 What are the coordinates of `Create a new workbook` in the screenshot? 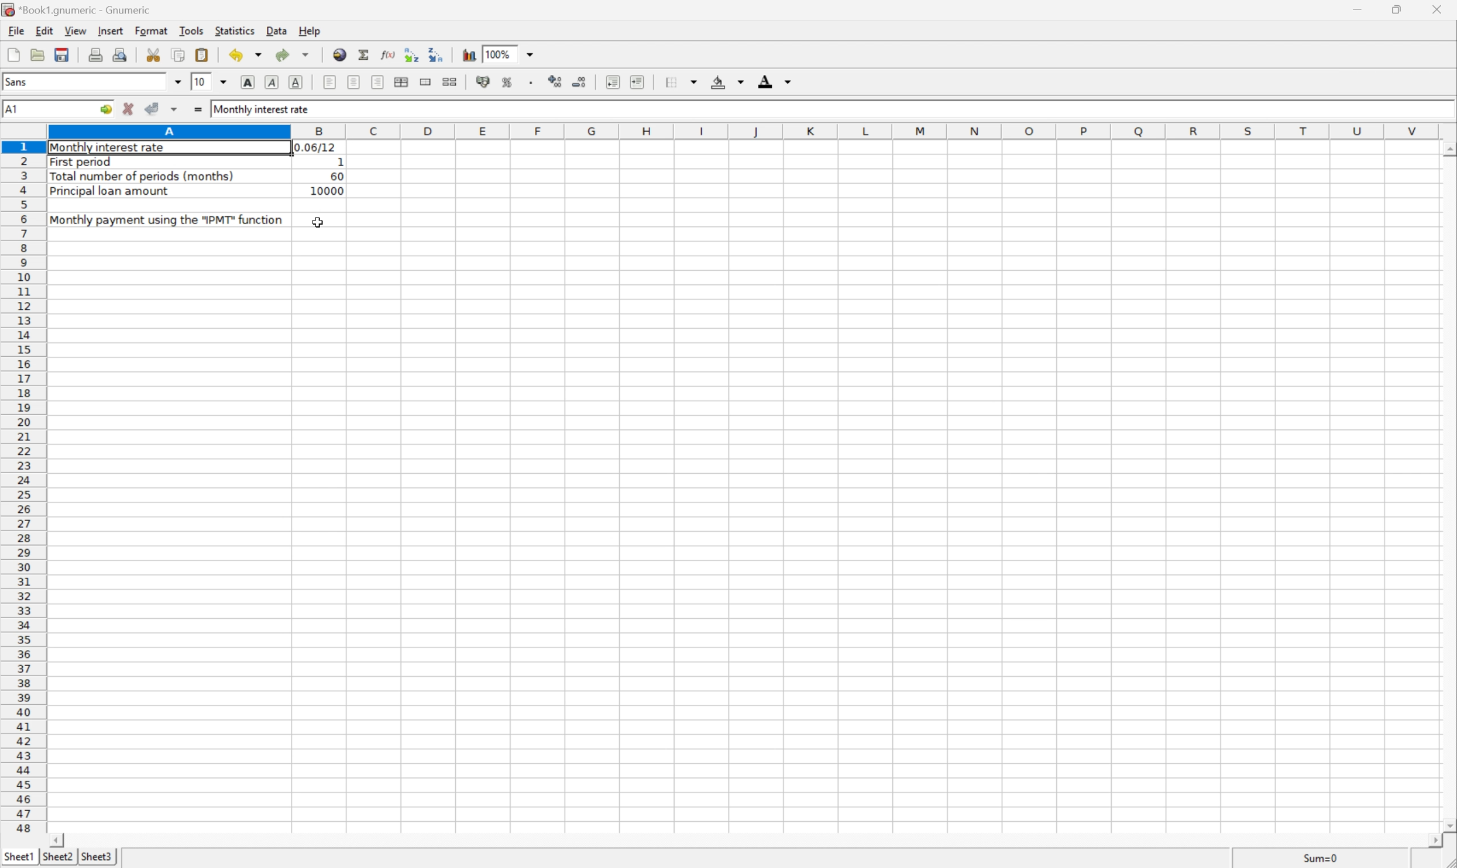 It's located at (12, 54).